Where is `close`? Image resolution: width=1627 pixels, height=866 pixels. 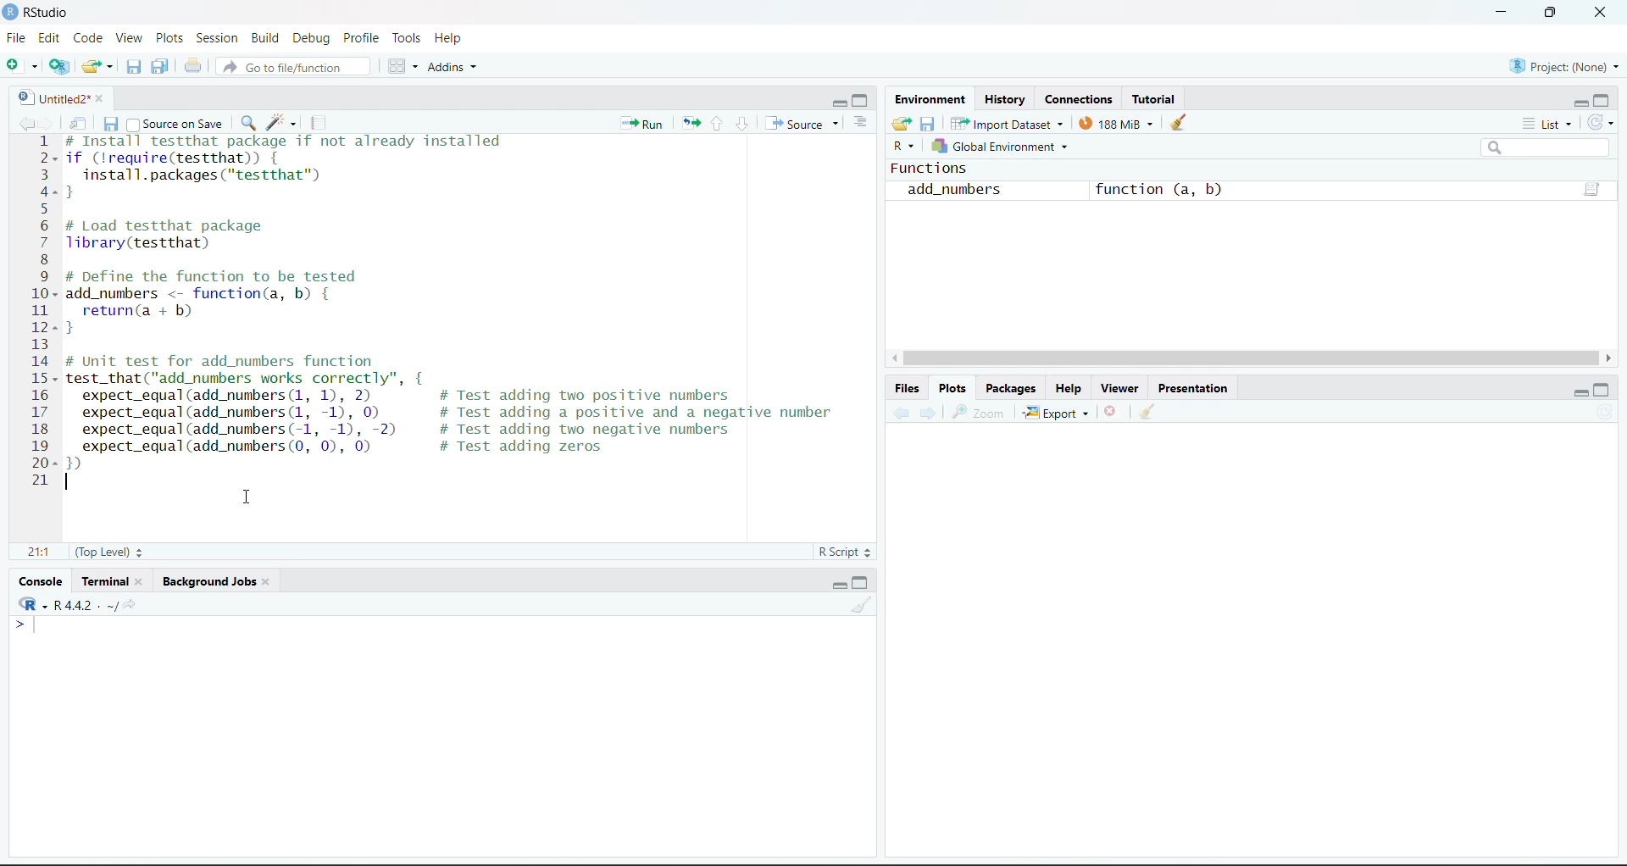
close is located at coordinates (268, 580).